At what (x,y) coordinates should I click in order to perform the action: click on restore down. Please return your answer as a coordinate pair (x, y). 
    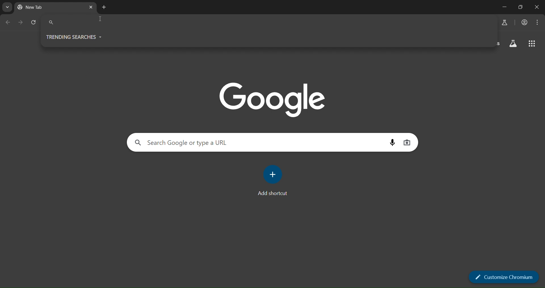
    Looking at the image, I should click on (521, 7).